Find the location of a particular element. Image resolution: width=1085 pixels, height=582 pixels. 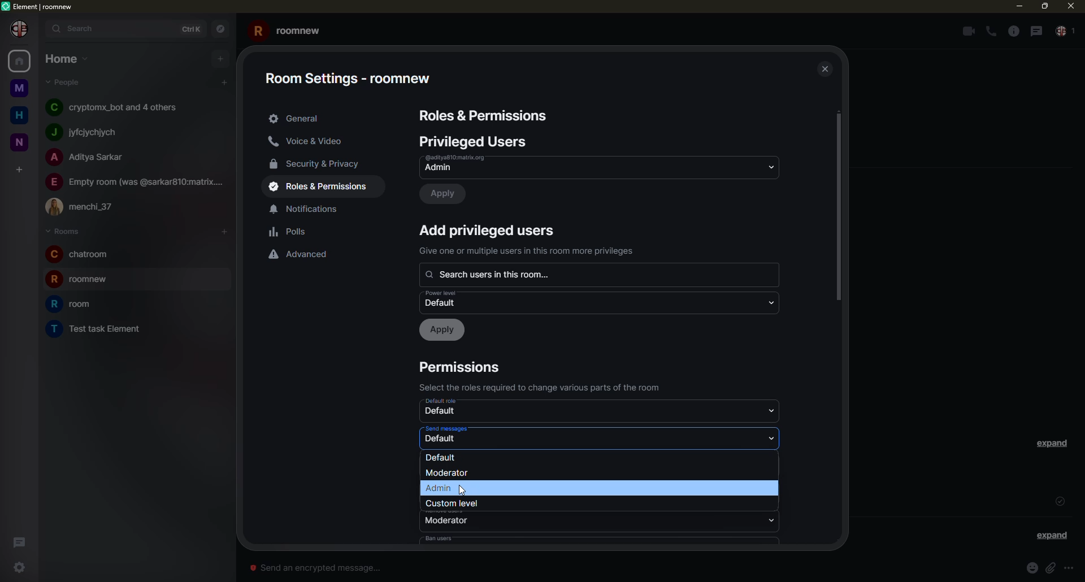

custom is located at coordinates (458, 503).